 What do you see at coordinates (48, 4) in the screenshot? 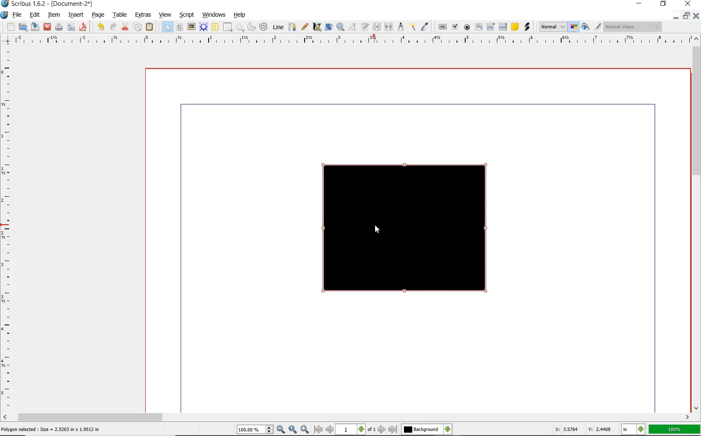
I see `Scribus 1.6.2 - [Document-2*]` at bounding box center [48, 4].